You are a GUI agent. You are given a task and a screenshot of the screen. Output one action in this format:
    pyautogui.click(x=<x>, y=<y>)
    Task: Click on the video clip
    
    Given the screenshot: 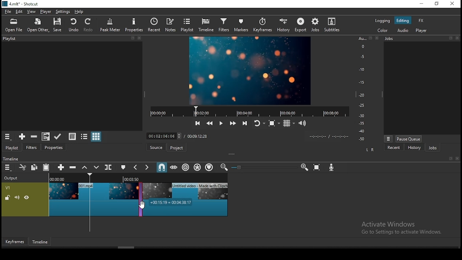 What is the action you would take?
    pyautogui.click(x=186, y=199)
    